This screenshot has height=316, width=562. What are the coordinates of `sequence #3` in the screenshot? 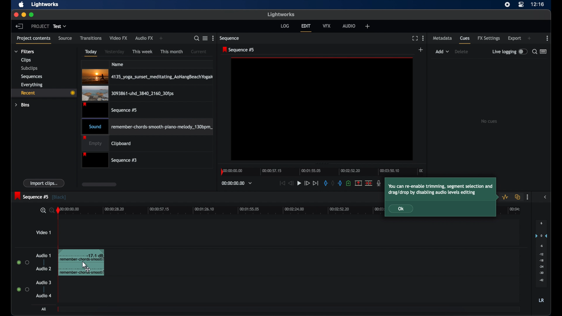 It's located at (110, 161).